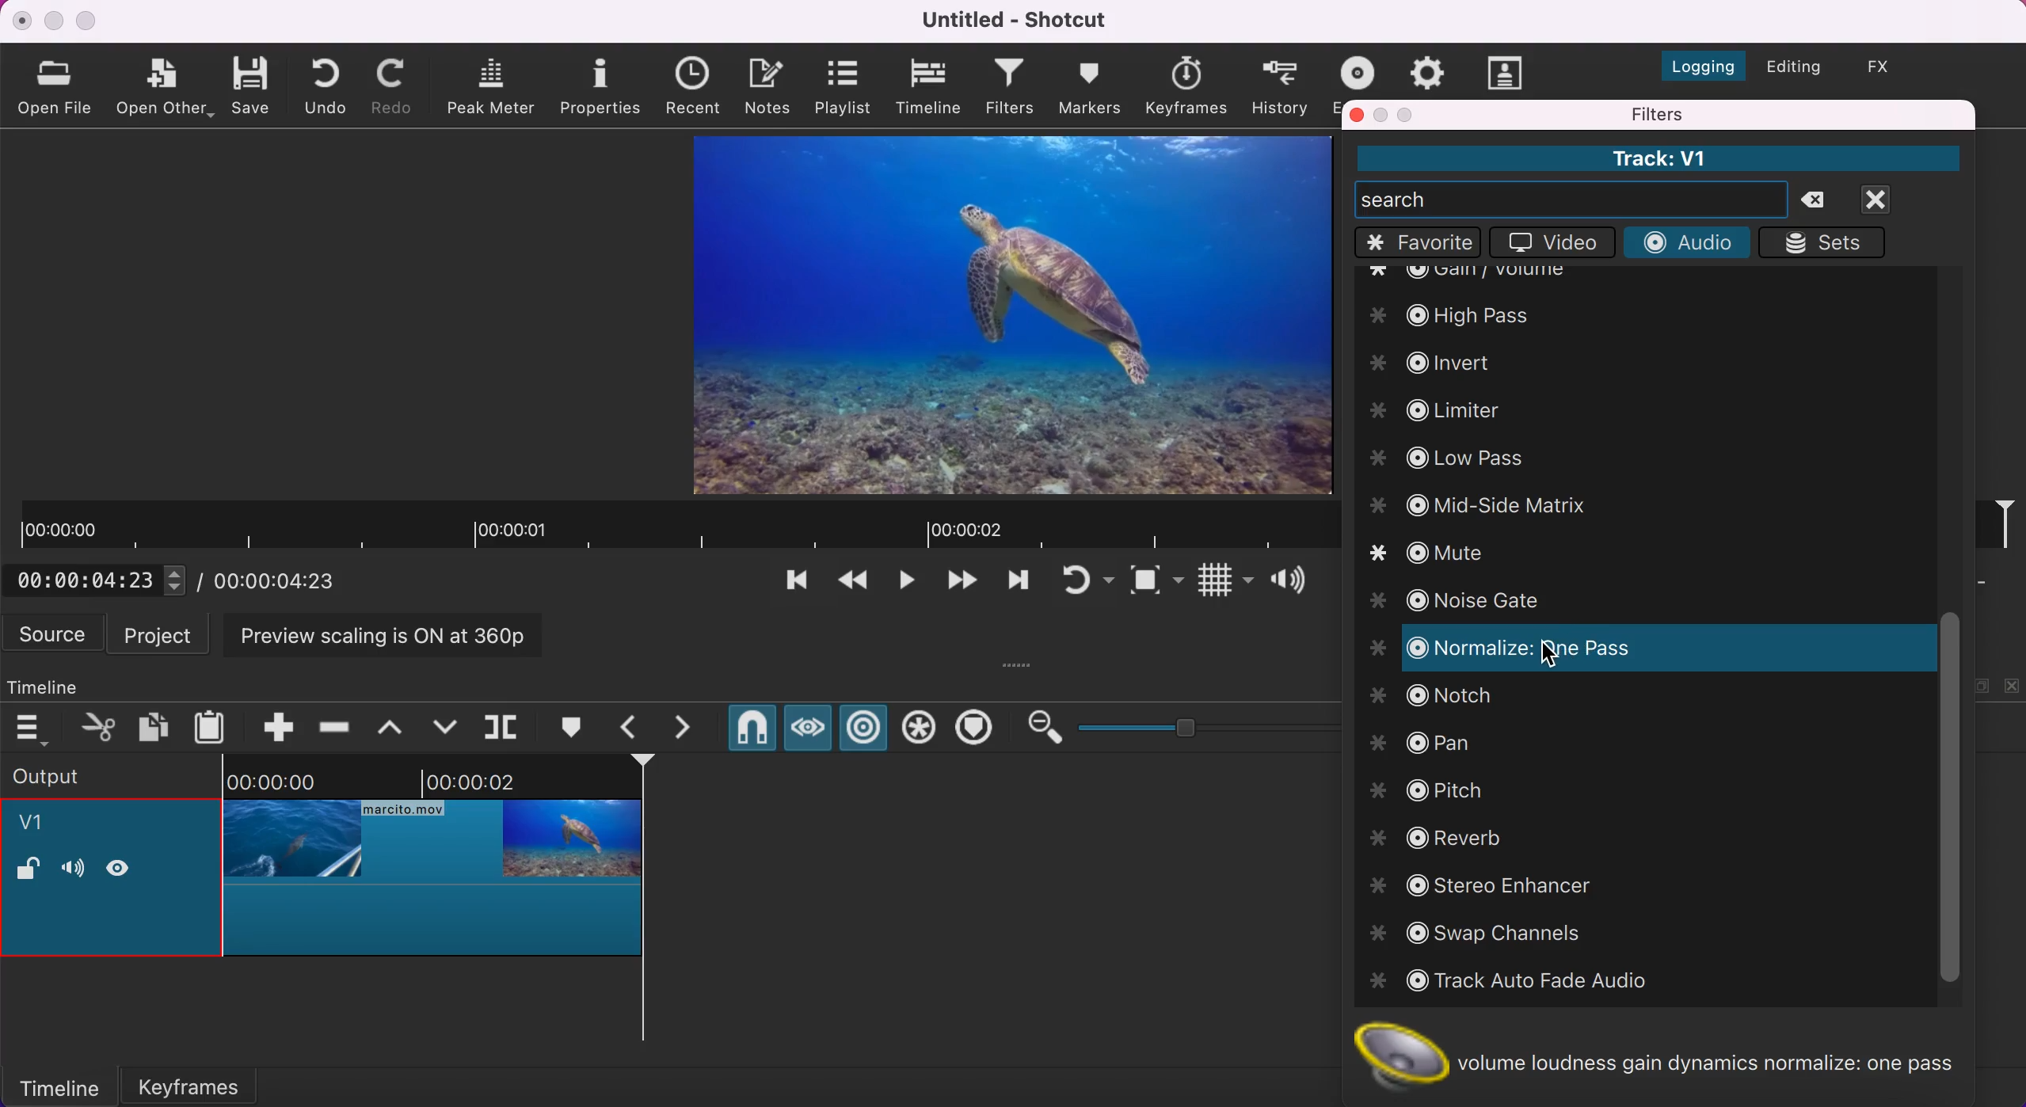  What do you see at coordinates (1522, 647) in the screenshot?
I see `normalize: one pass` at bounding box center [1522, 647].